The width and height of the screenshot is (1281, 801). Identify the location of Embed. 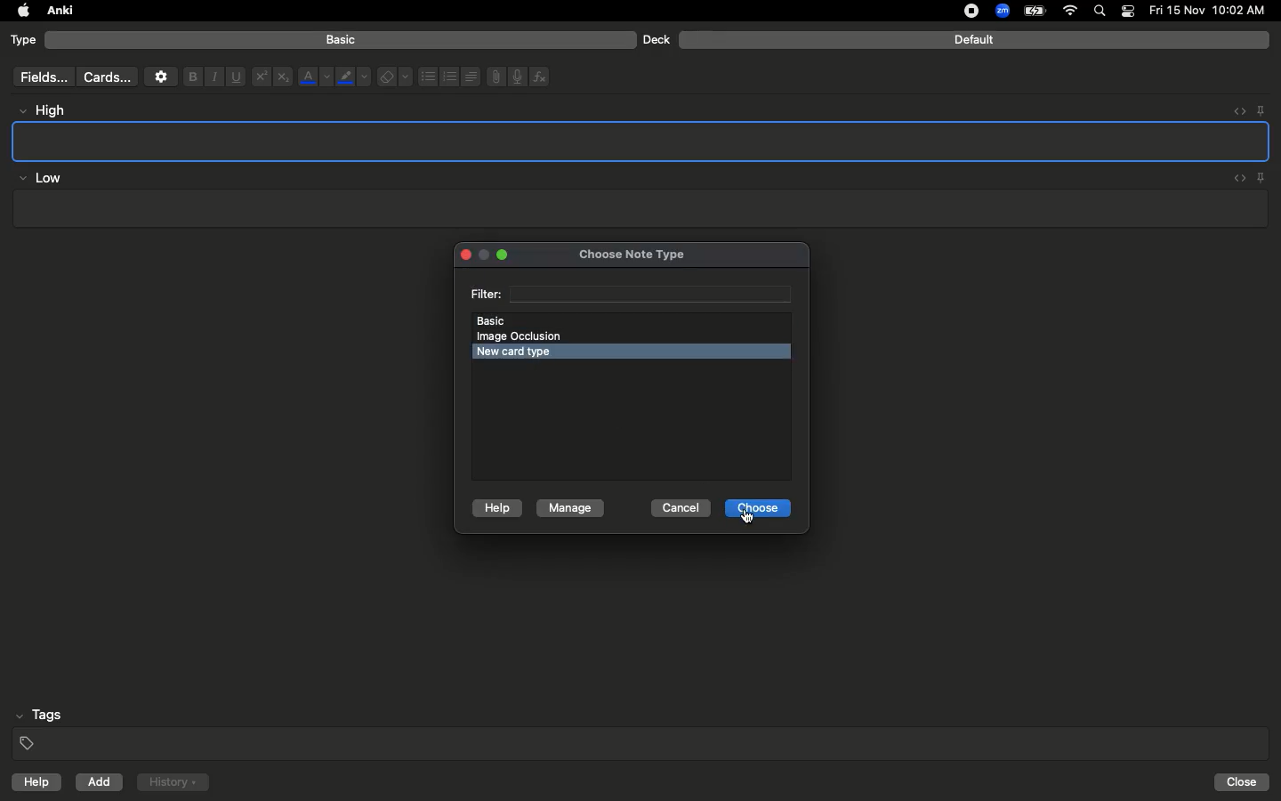
(1236, 179).